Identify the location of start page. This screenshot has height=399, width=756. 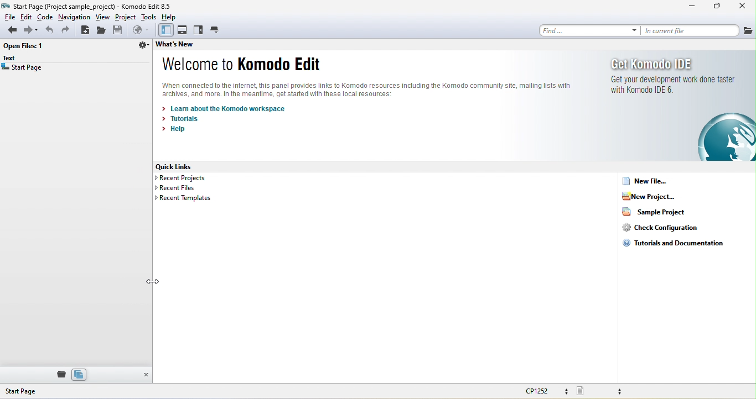
(23, 69).